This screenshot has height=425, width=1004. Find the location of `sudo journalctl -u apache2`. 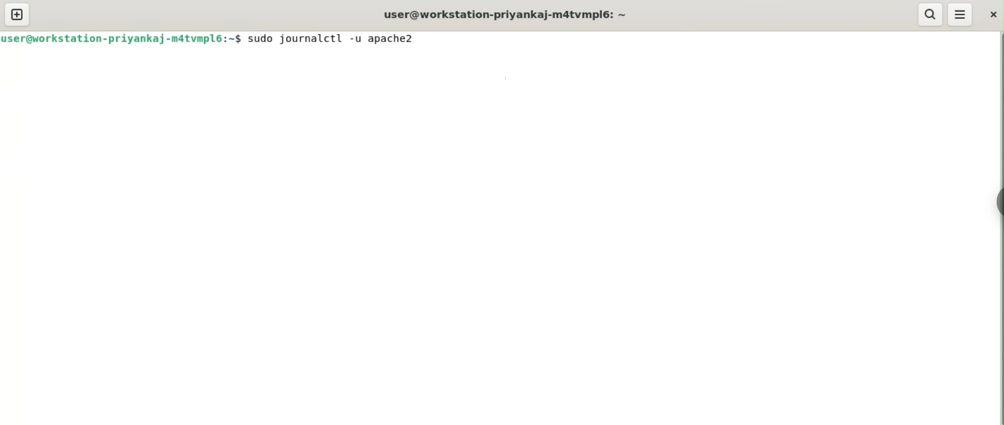

sudo journalctl -u apache2 is located at coordinates (334, 38).